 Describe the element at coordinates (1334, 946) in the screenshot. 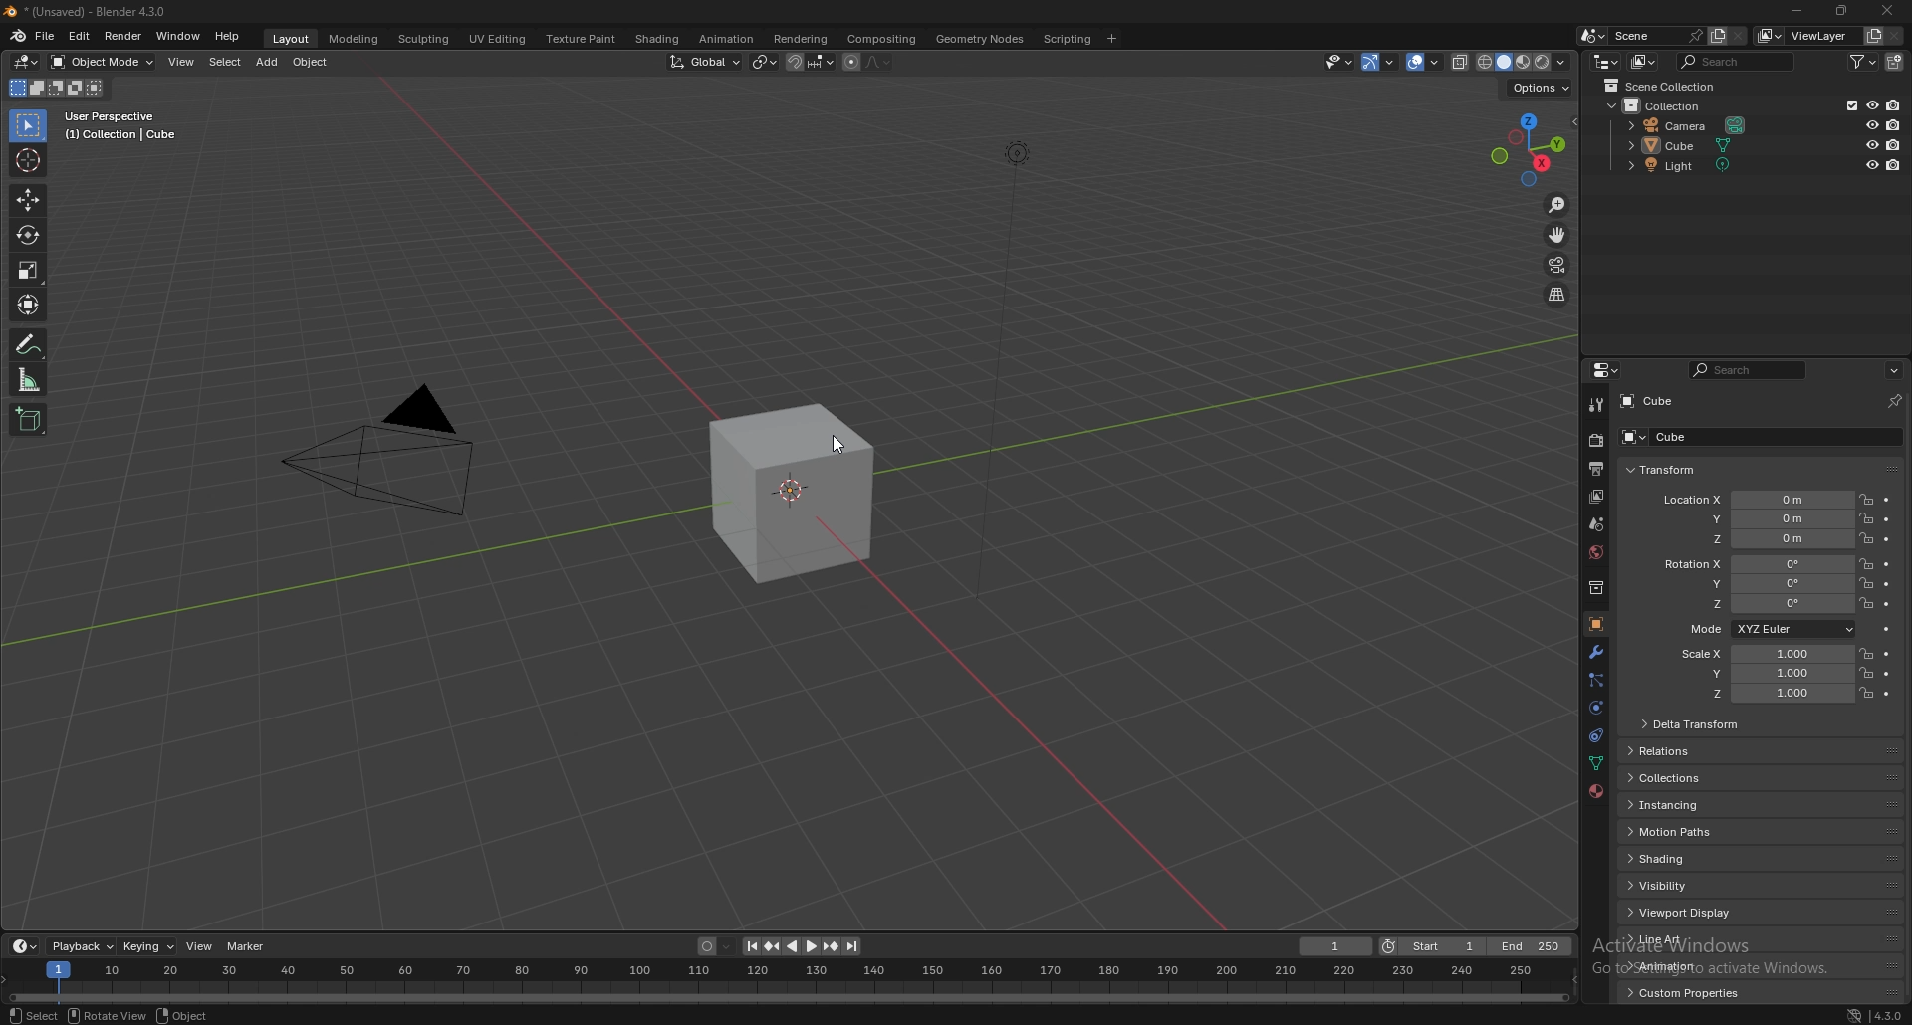

I see `current frame` at that location.